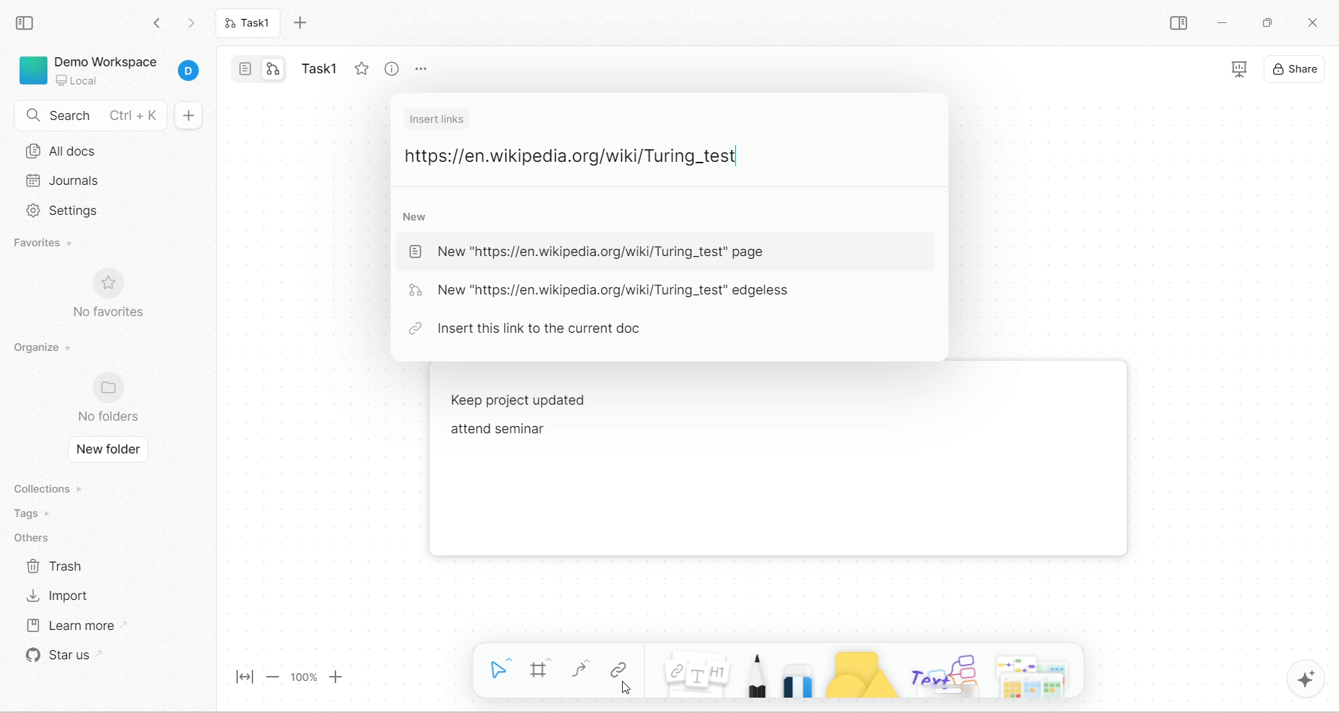 The width and height of the screenshot is (1339, 713). Describe the element at coordinates (580, 668) in the screenshot. I see `curve` at that location.